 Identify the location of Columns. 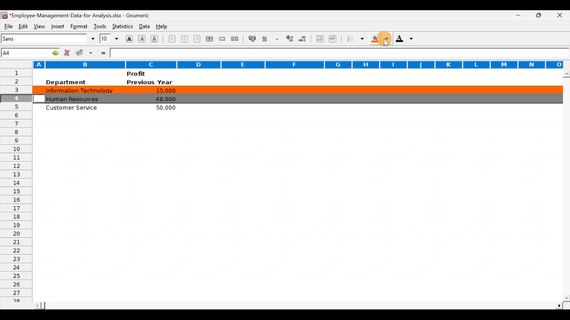
(284, 63).